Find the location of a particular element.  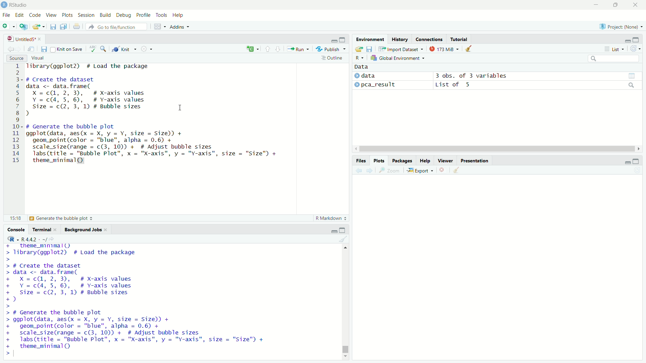

untitled 5 is located at coordinates (23, 39).